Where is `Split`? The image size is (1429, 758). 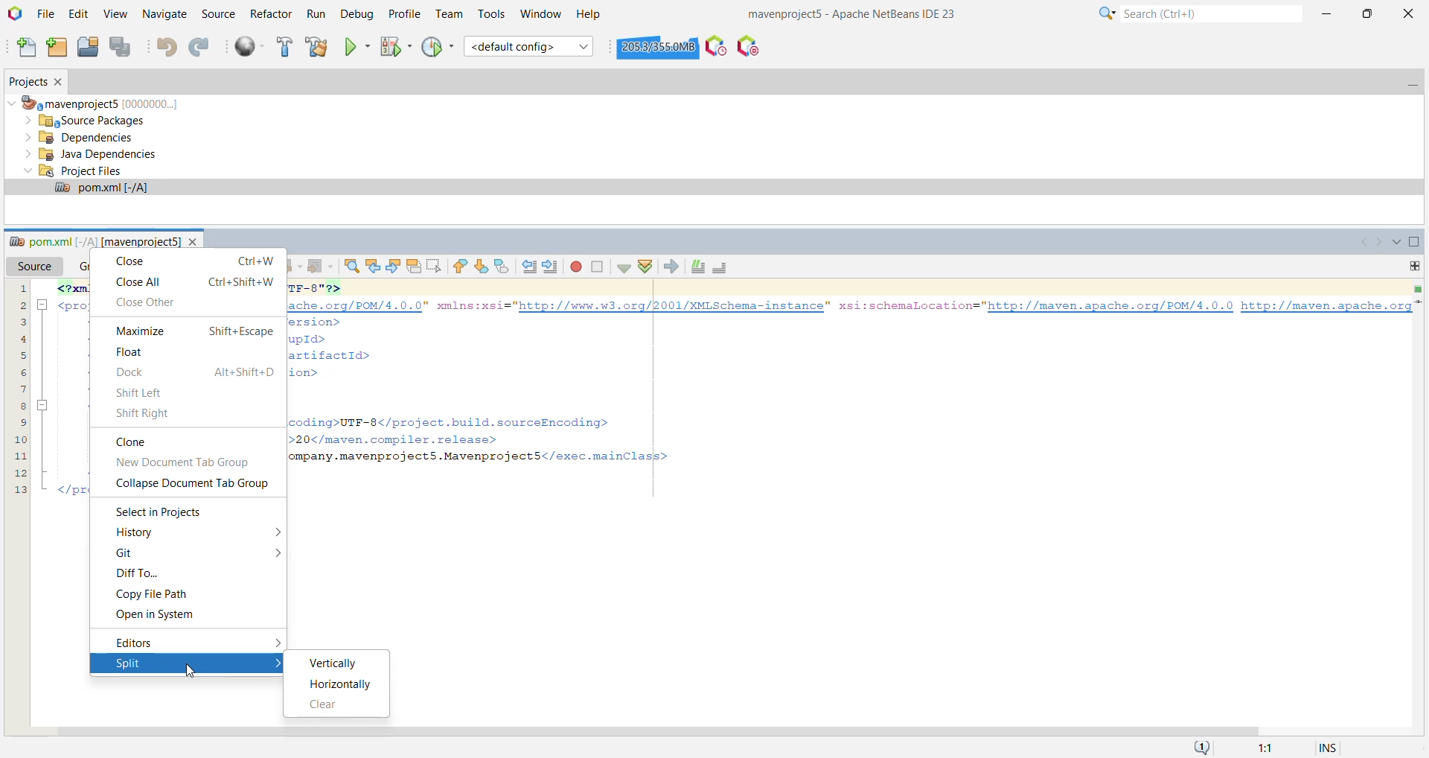 Split is located at coordinates (172, 663).